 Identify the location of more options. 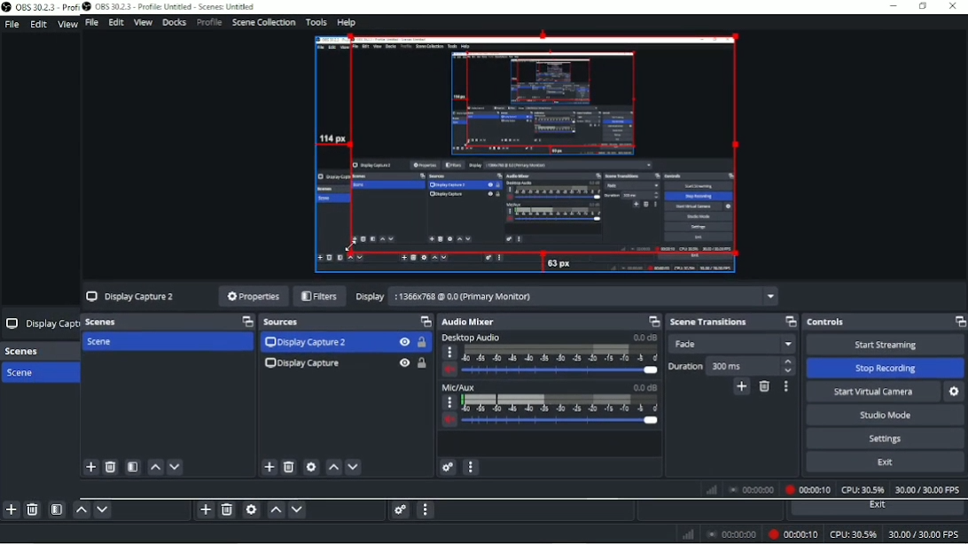
(450, 354).